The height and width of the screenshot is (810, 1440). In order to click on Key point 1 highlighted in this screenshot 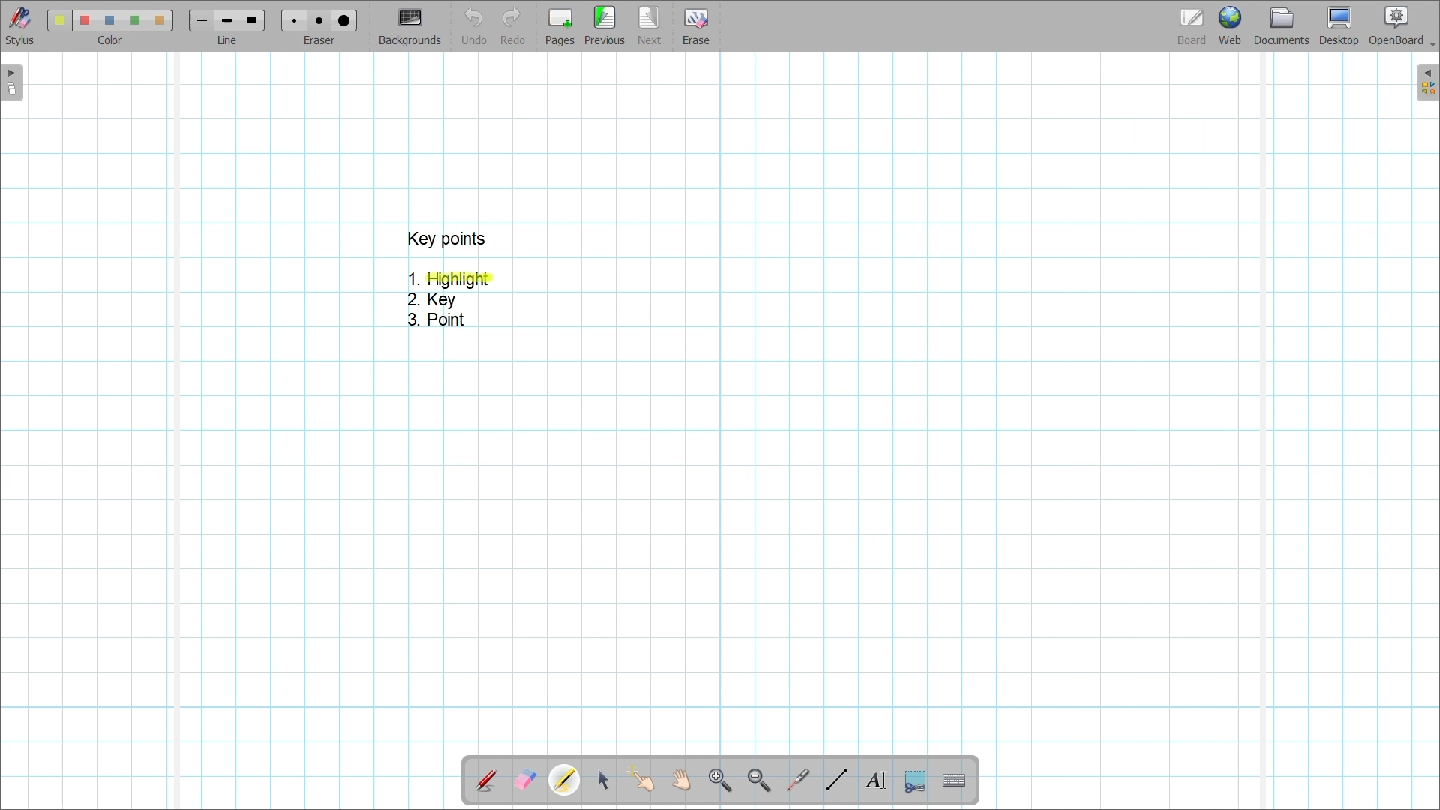, I will do `click(451, 280)`.